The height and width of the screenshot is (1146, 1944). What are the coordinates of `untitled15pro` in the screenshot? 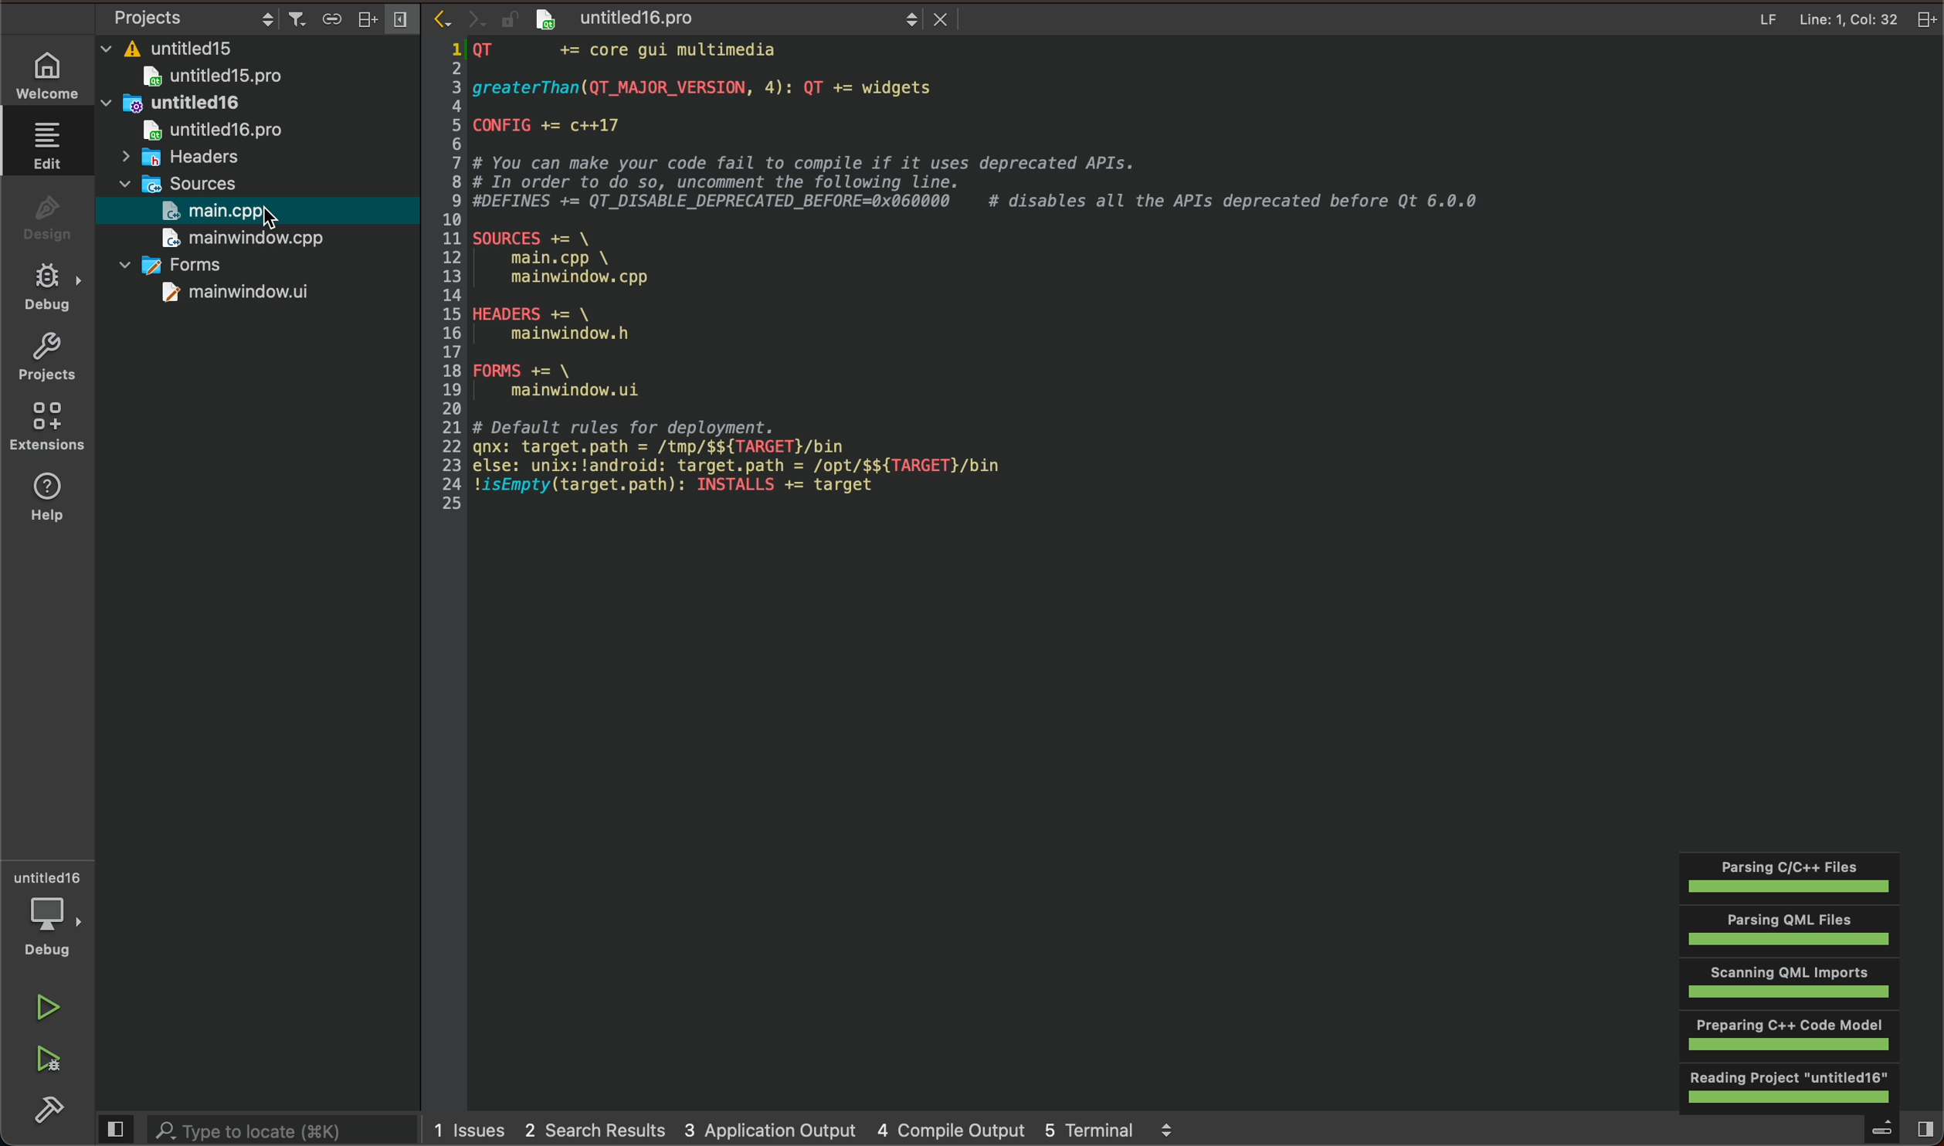 It's located at (224, 78).